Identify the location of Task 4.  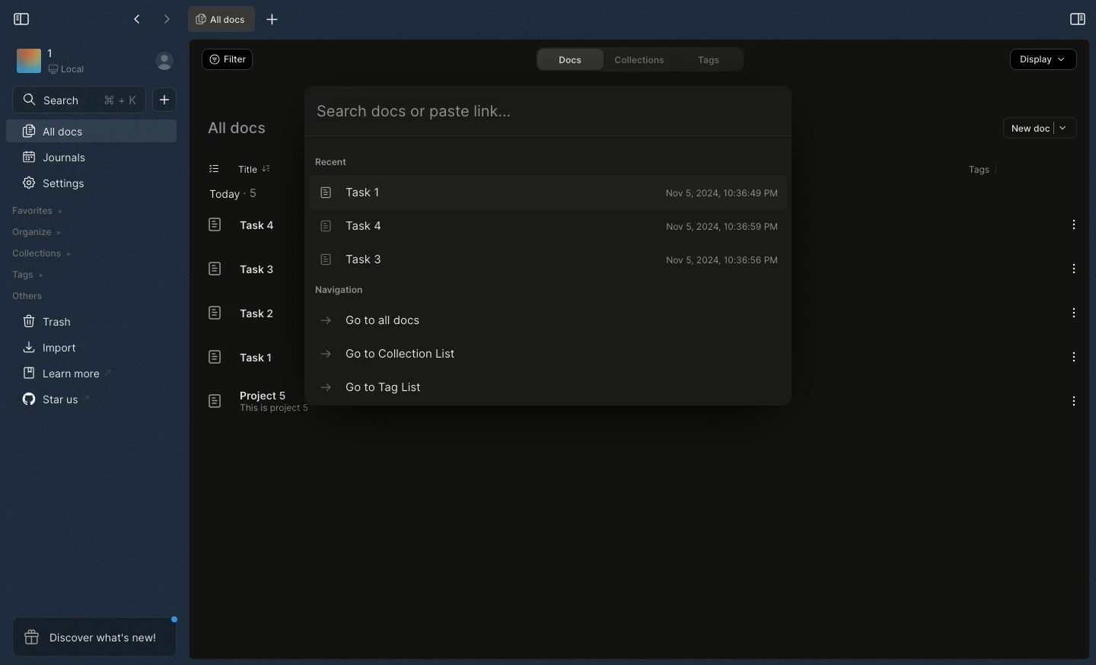
(547, 224).